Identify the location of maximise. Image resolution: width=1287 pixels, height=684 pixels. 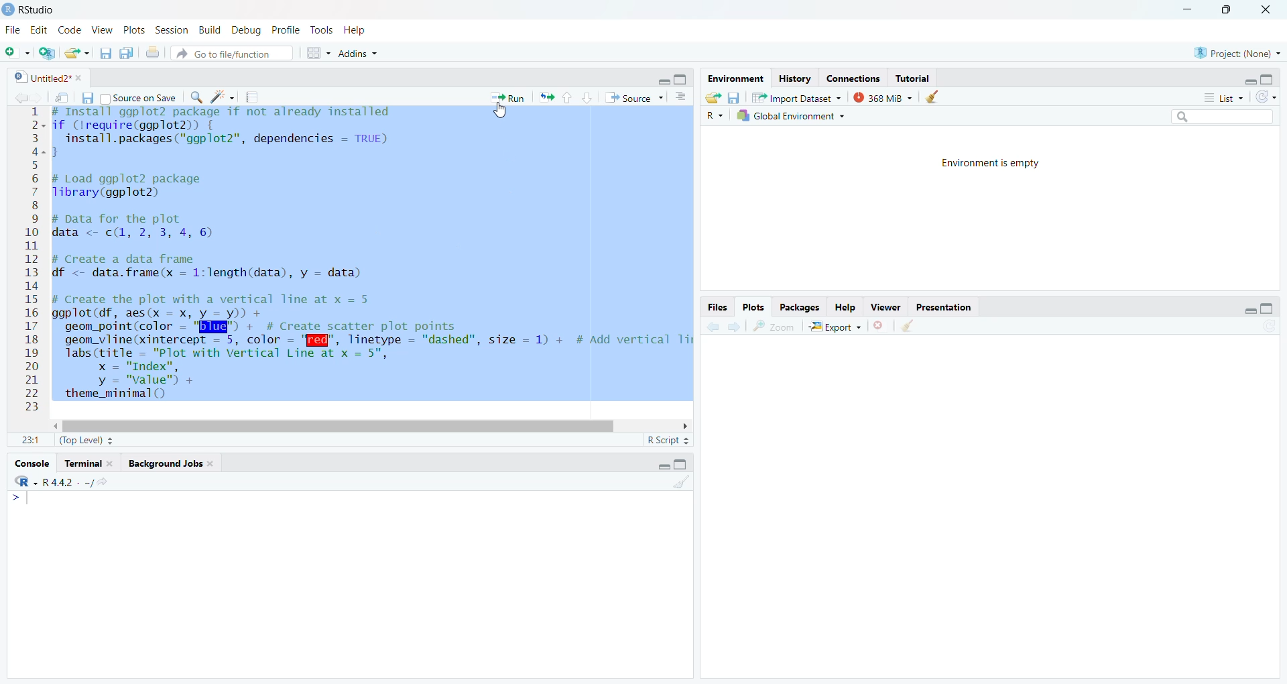
(683, 465).